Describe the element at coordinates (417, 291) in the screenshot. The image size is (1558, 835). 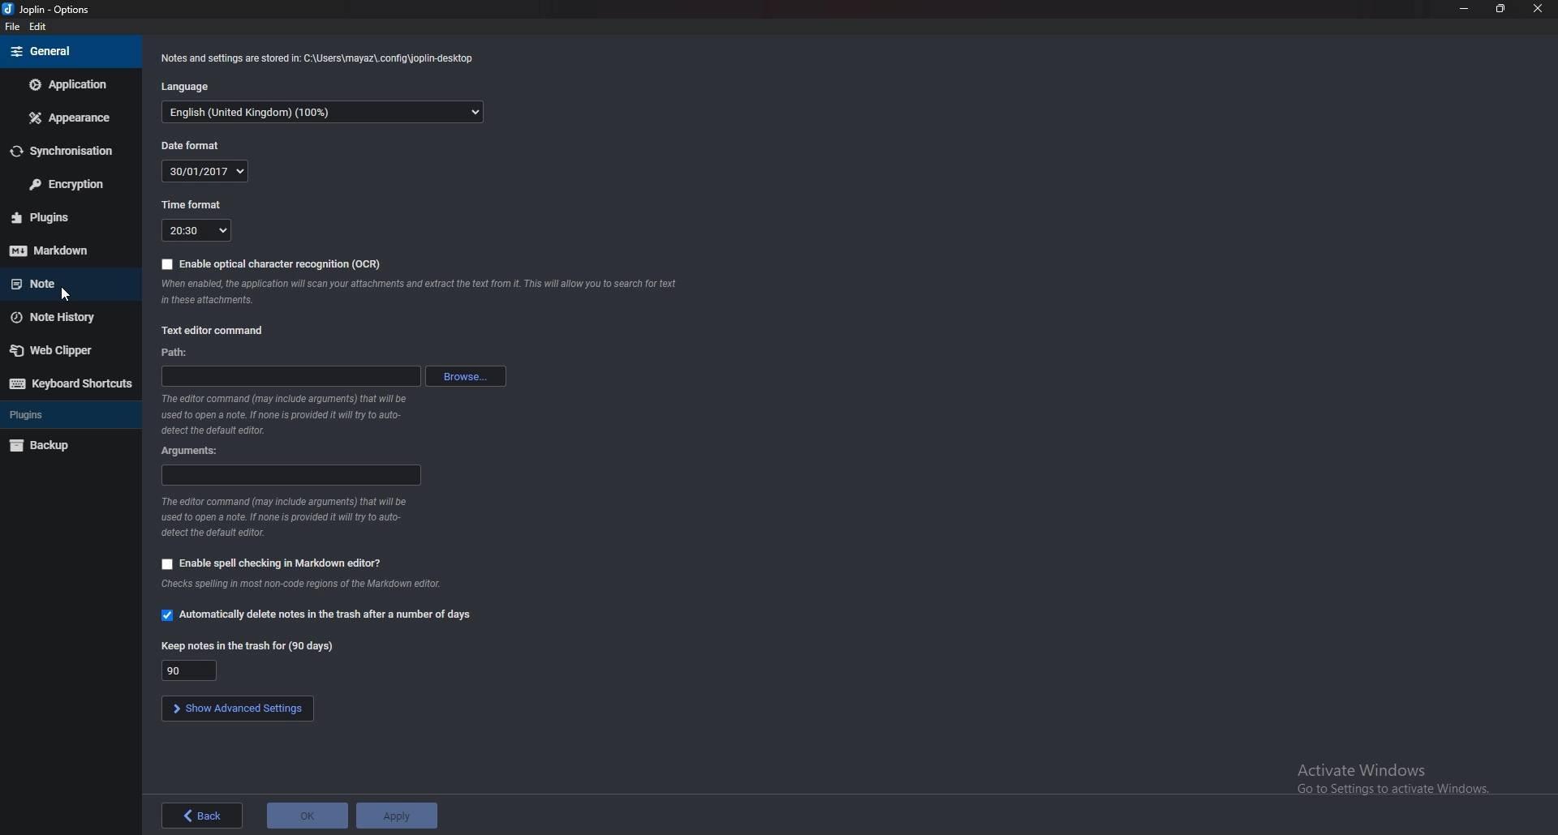
I see `Info` at that location.